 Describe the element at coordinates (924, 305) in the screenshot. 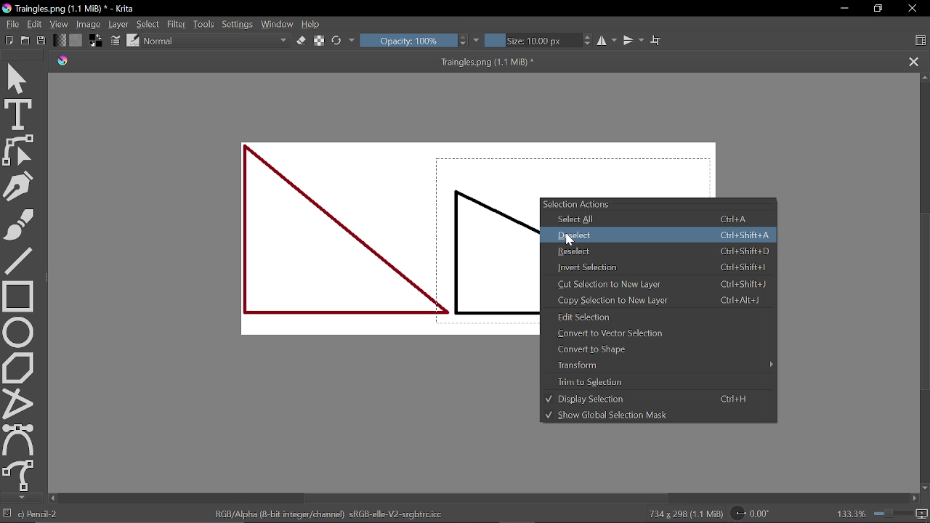

I see `Vertical scrollbar` at that location.